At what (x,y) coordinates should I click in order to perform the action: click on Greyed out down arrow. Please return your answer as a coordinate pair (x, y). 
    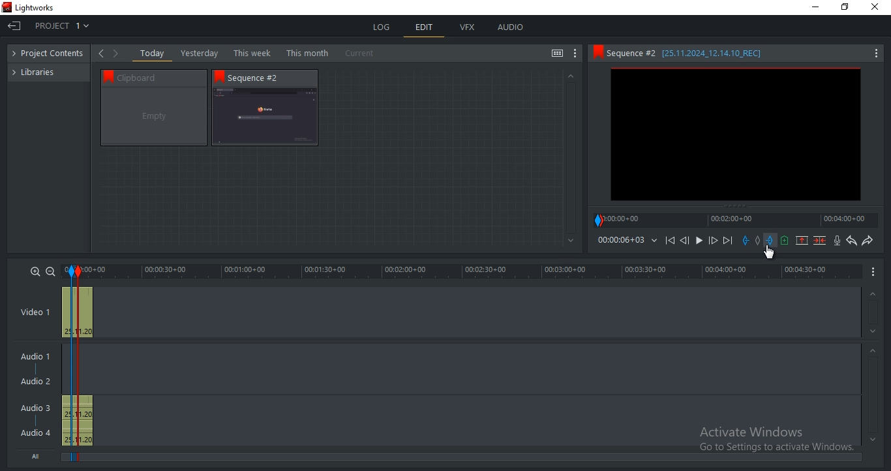
    Looking at the image, I should click on (875, 333).